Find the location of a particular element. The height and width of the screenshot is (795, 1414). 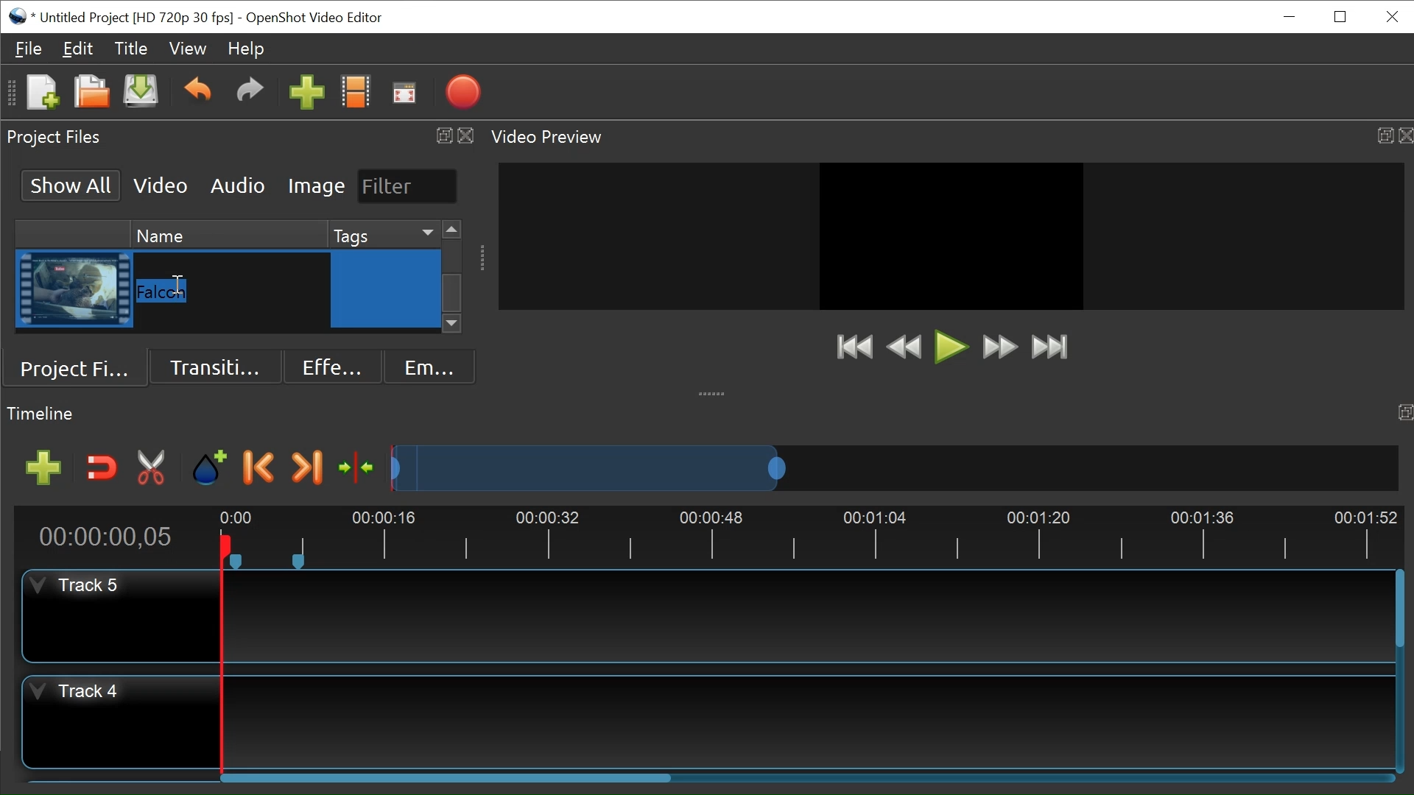

Image is located at coordinates (317, 187).